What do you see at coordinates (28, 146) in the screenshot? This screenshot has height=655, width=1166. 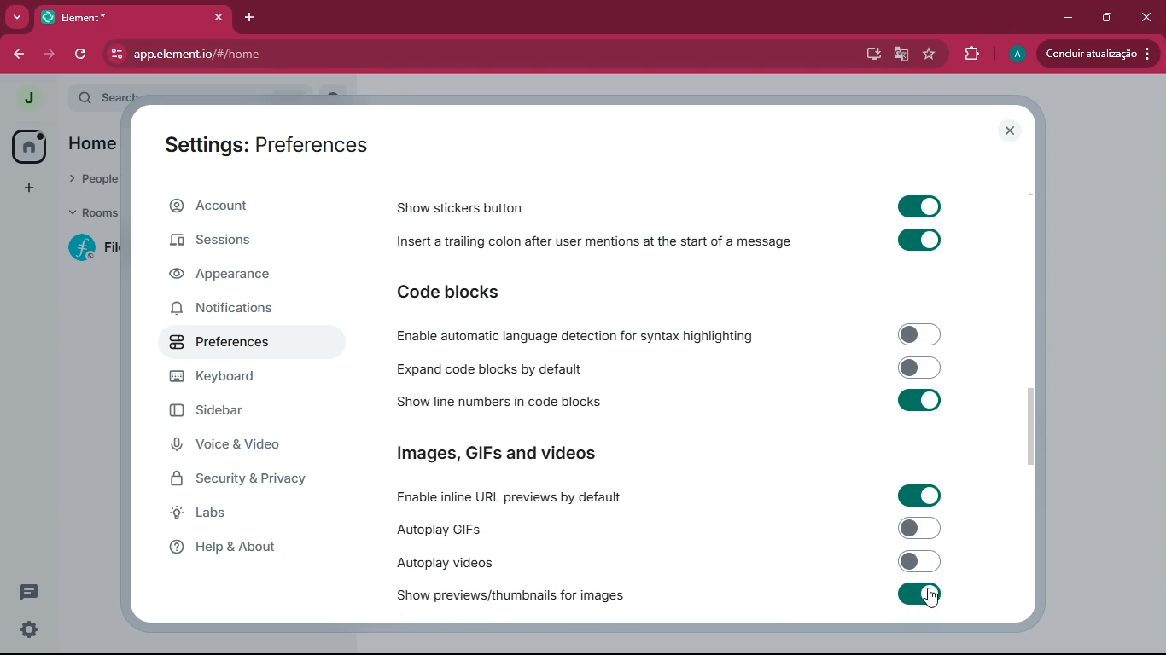 I see `home` at bounding box center [28, 146].